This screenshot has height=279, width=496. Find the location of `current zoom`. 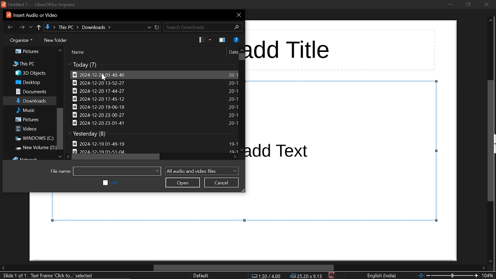

current zoom is located at coordinates (489, 276).